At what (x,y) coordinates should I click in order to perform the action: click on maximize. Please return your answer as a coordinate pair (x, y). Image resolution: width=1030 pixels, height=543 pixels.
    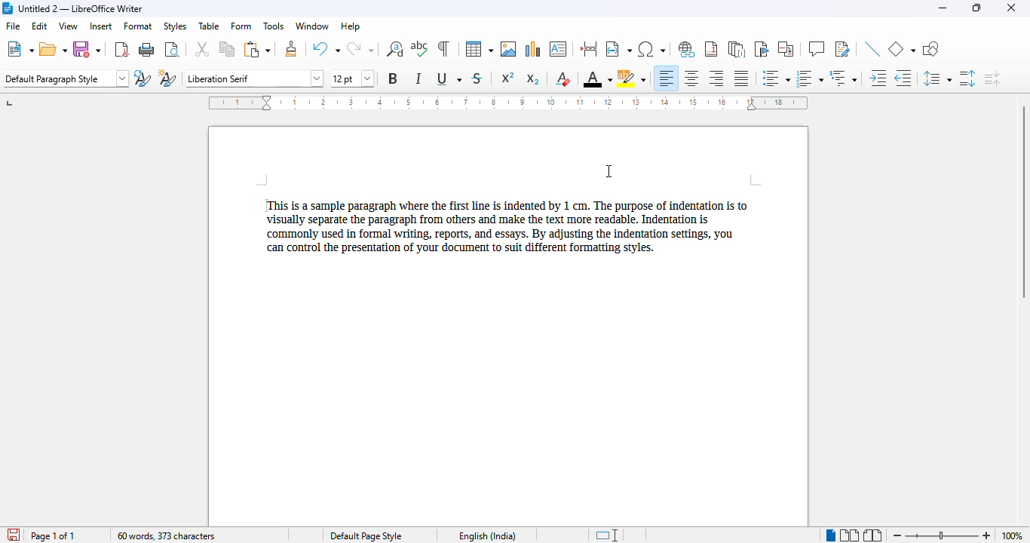
    Looking at the image, I should click on (977, 8).